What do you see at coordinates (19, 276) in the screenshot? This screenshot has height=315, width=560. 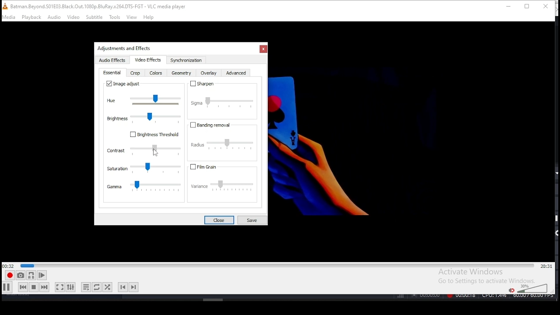 I see `take snapshot` at bounding box center [19, 276].